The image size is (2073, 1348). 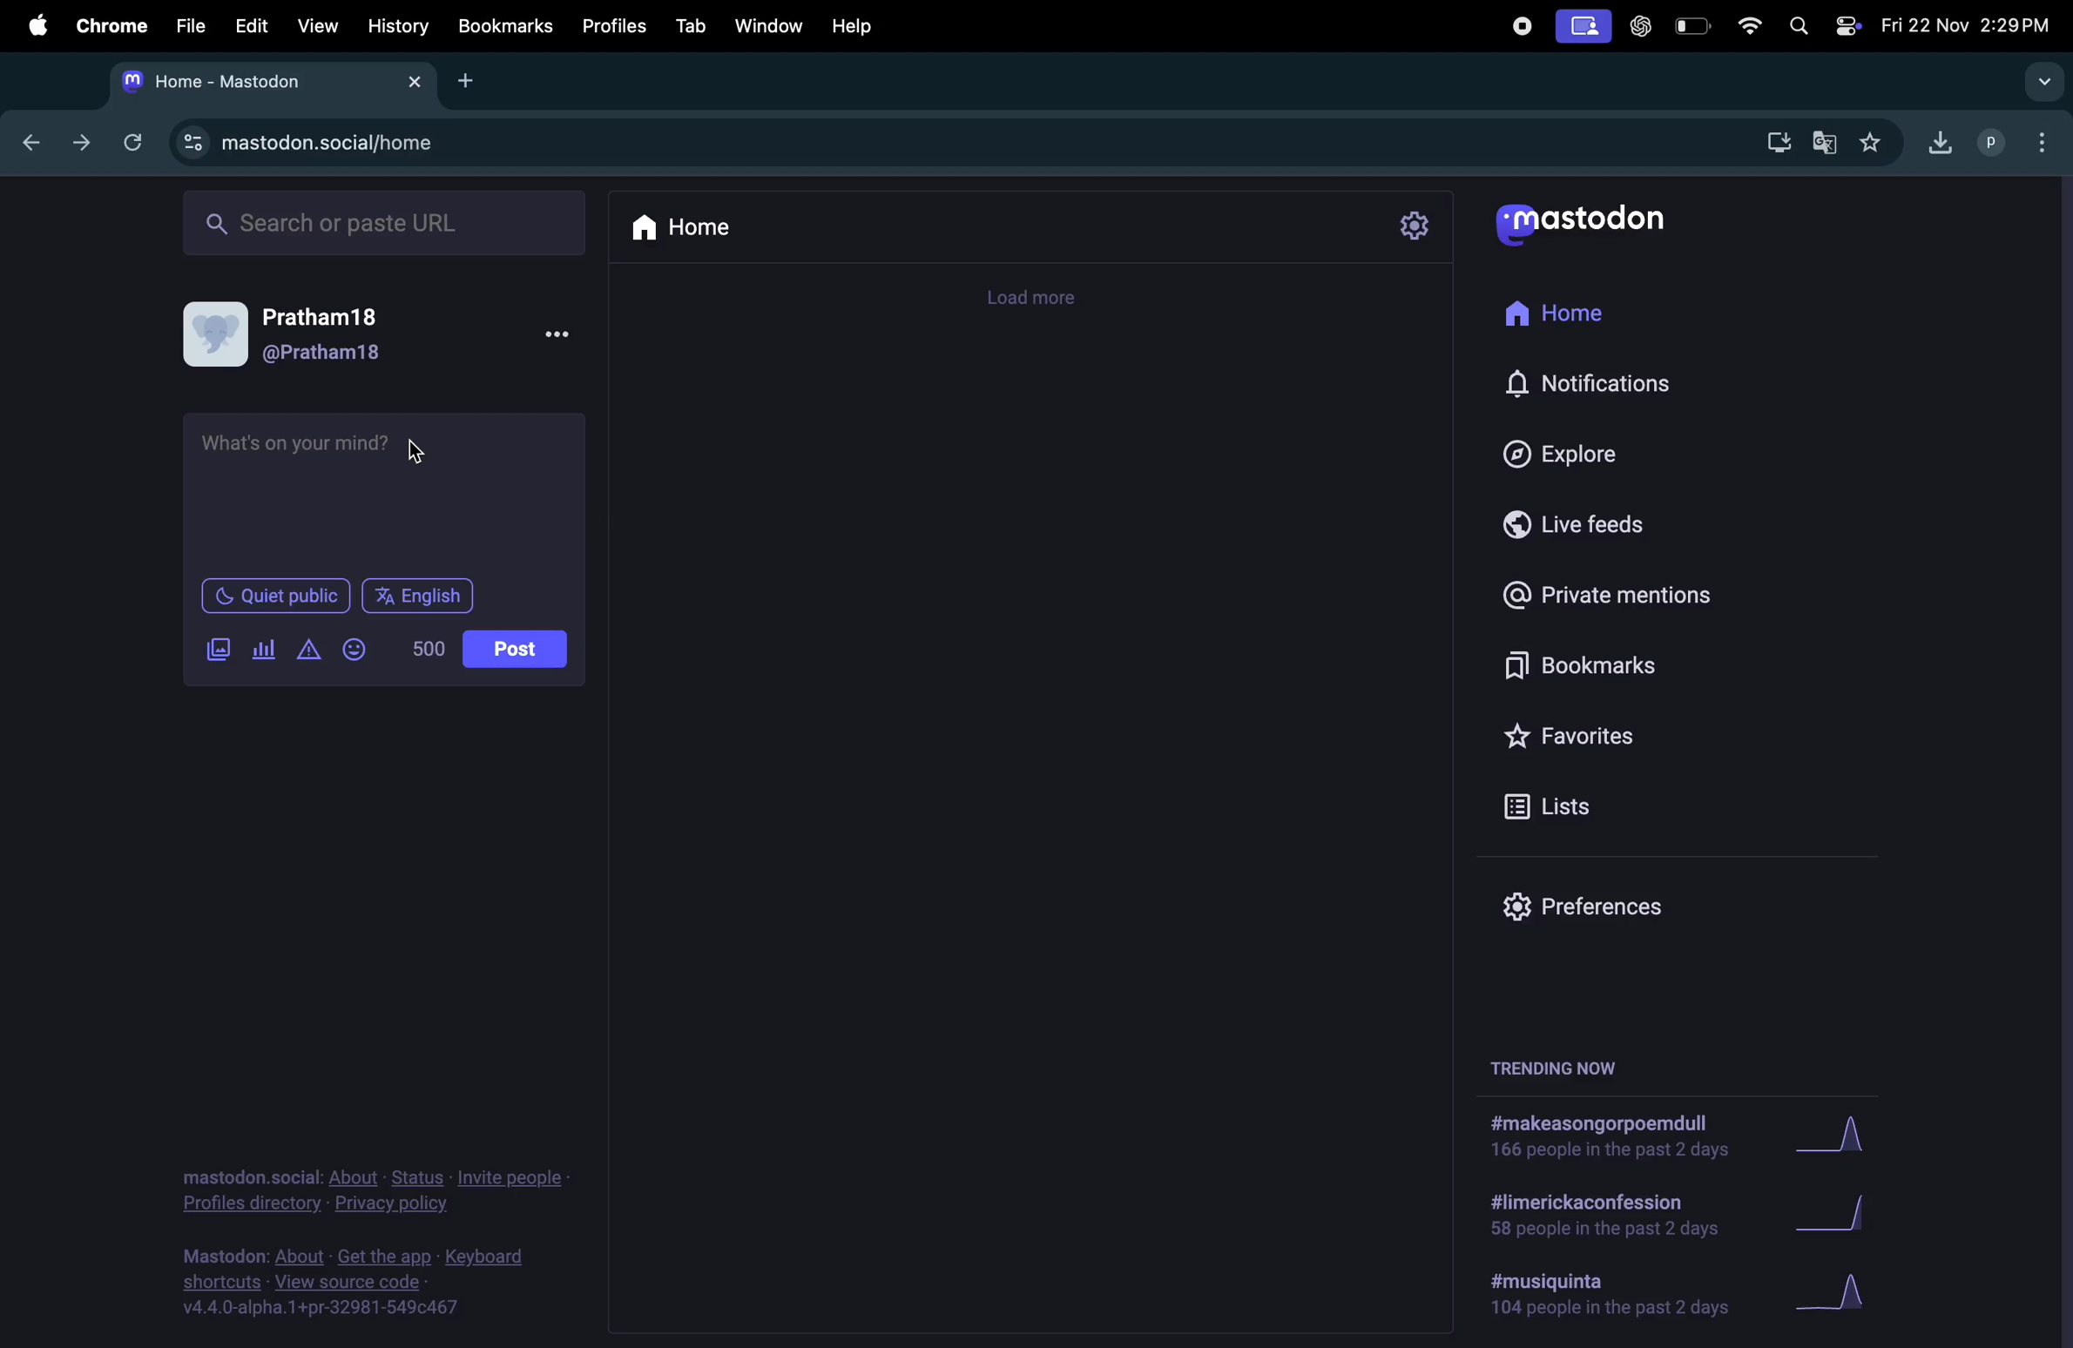 I want to click on search bar, so click(x=380, y=219).